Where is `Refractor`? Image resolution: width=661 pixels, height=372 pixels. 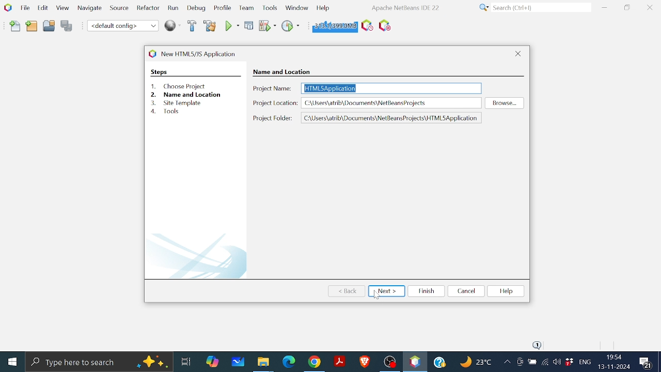 Refractor is located at coordinates (146, 8).